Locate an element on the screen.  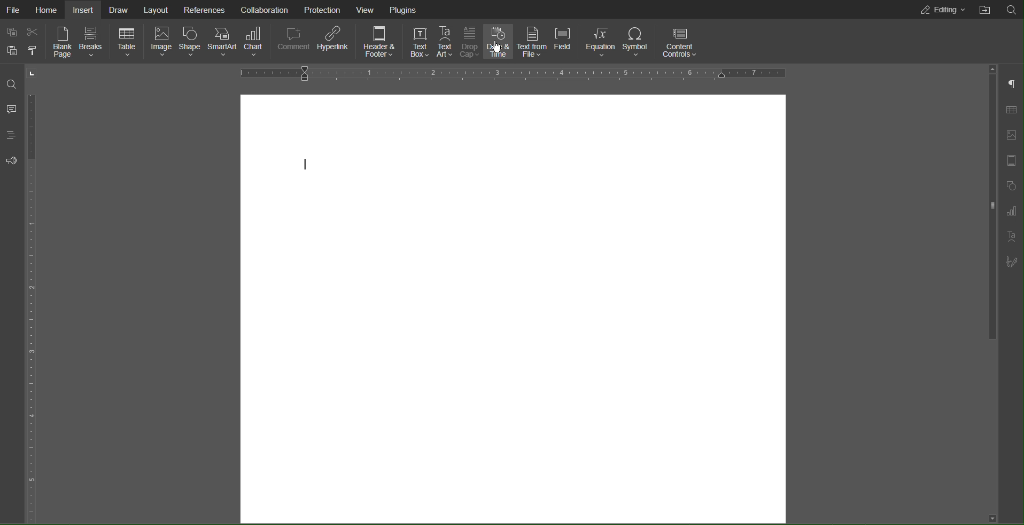
Comment is located at coordinates (296, 41).